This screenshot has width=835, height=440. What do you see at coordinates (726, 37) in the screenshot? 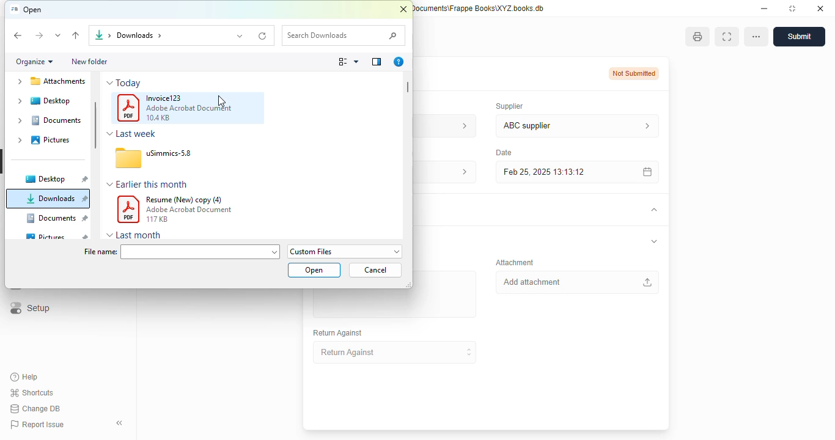
I see `toggle between form and full width` at bounding box center [726, 37].